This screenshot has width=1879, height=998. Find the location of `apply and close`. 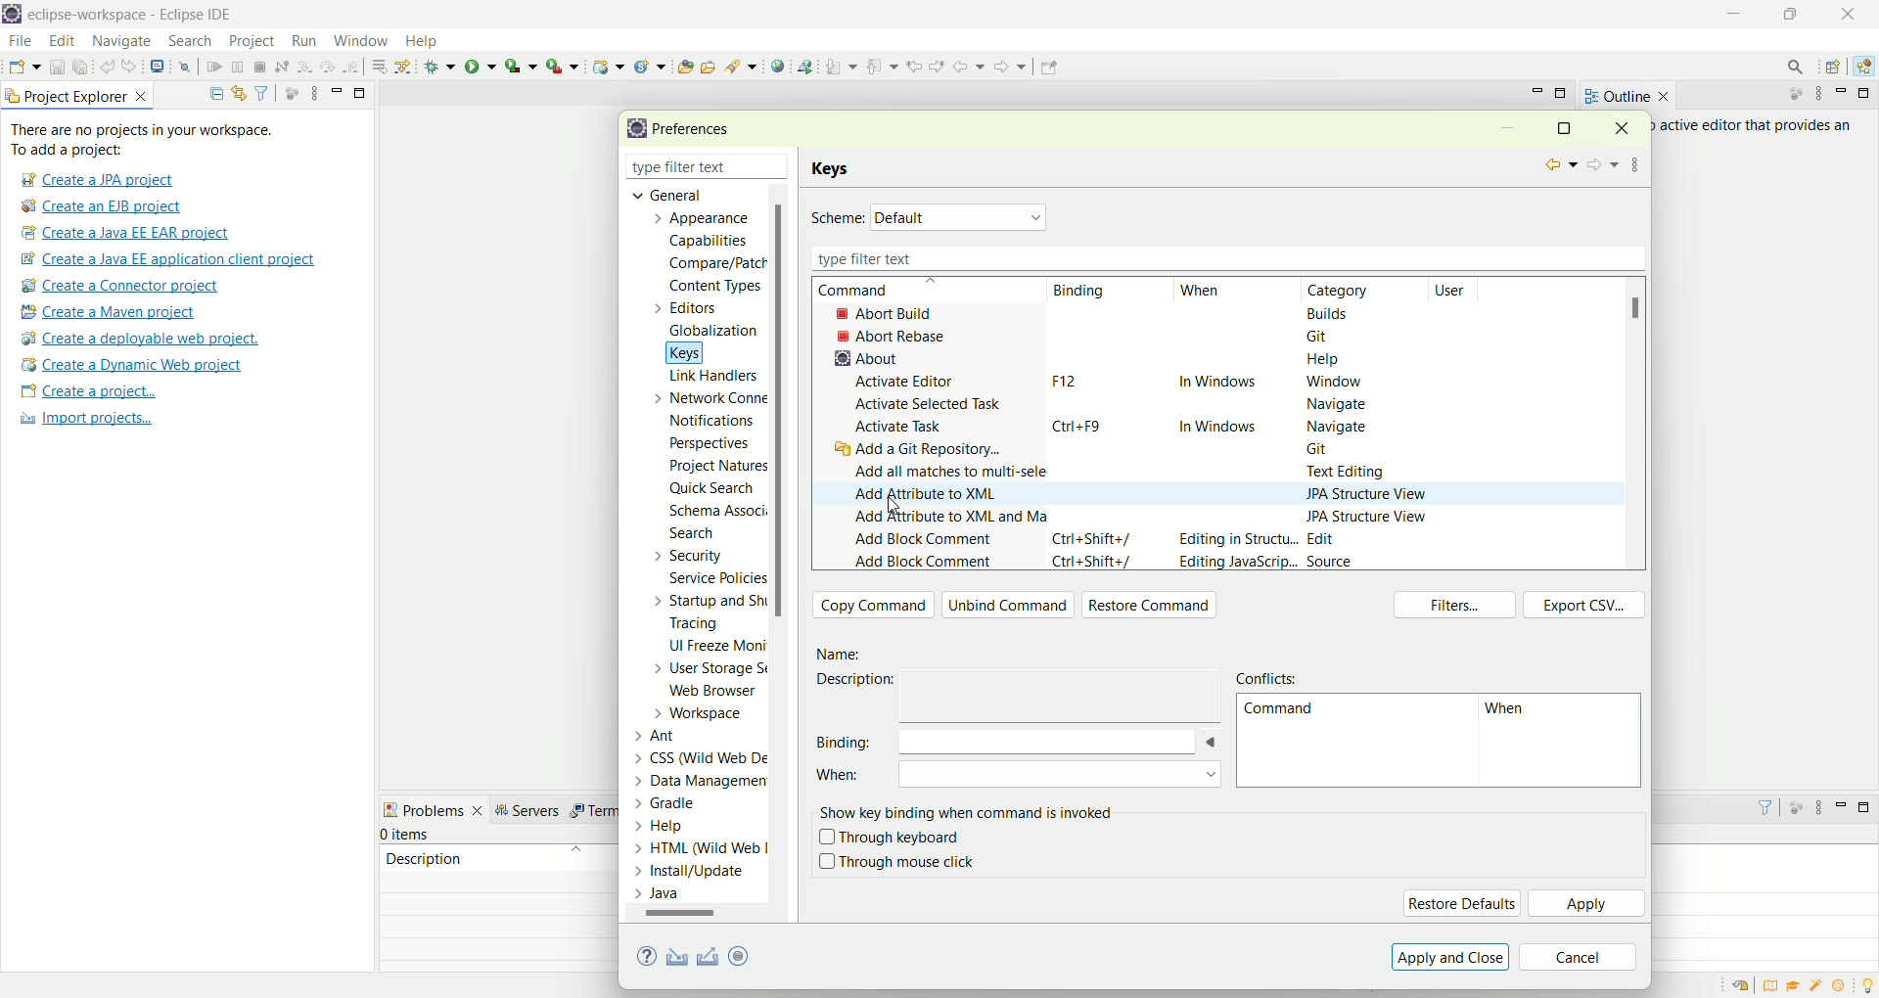

apply and close is located at coordinates (1447, 957).